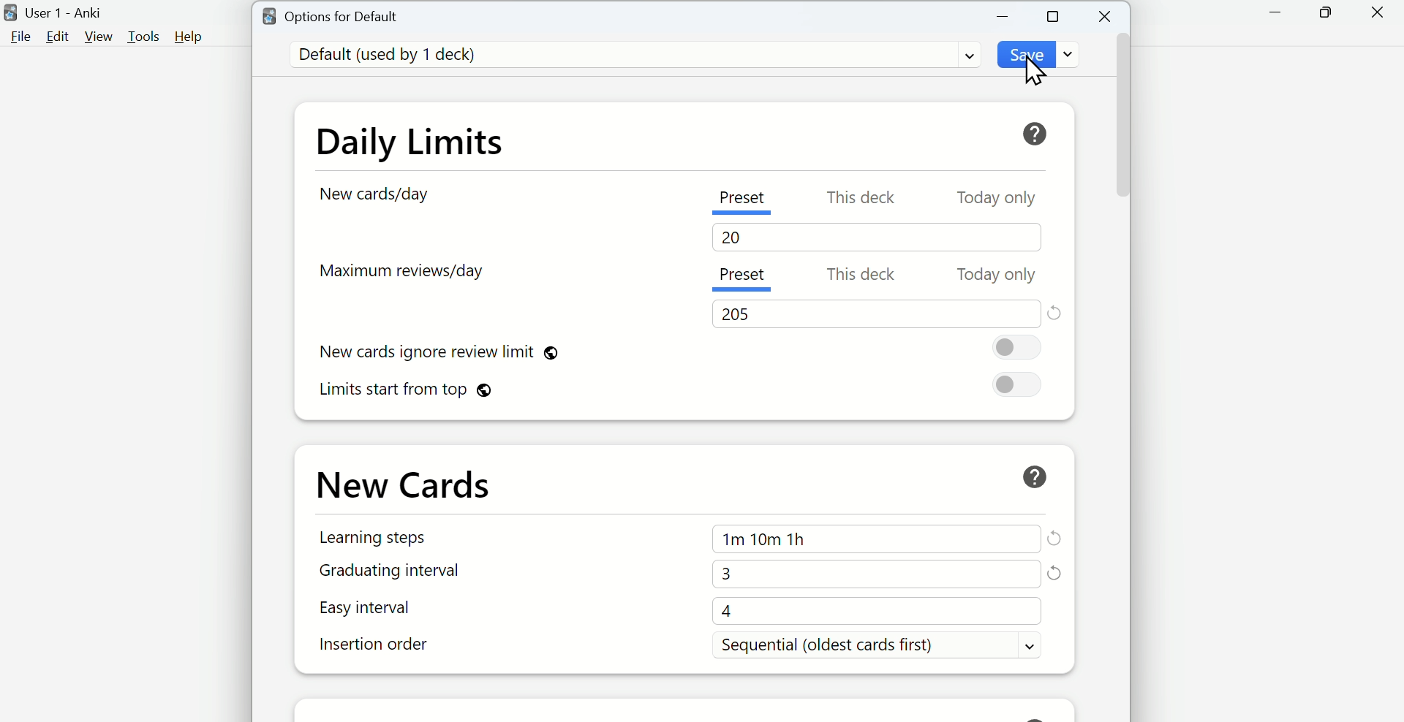 This screenshot has height=722, width=1404. Describe the element at coordinates (1272, 17) in the screenshot. I see `Minimize` at that location.